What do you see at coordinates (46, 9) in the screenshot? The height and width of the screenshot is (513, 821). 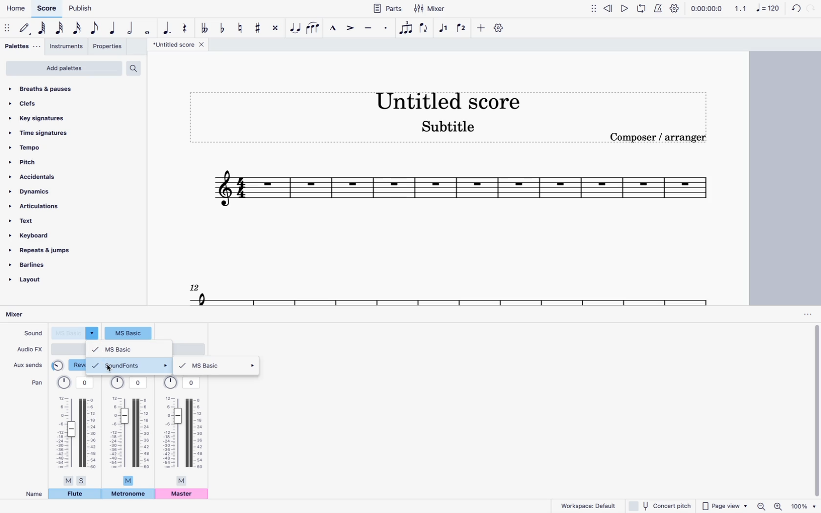 I see `score` at bounding box center [46, 9].